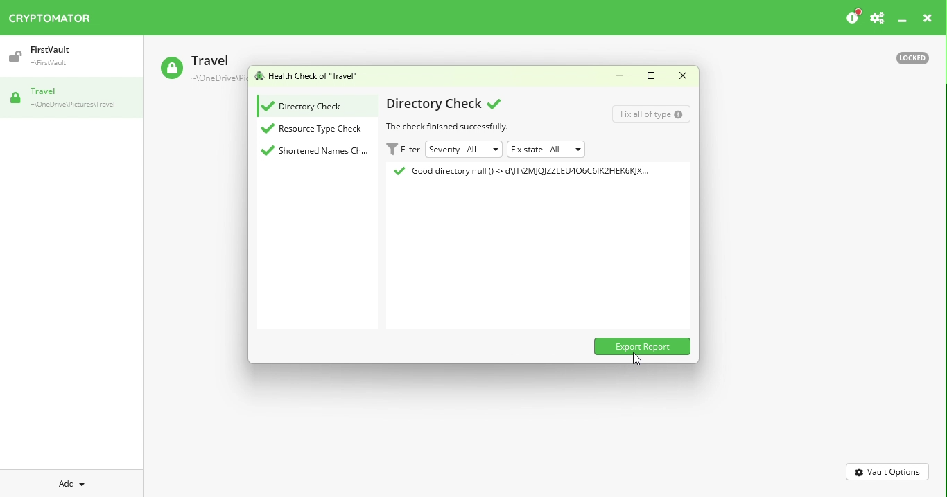 The width and height of the screenshot is (947, 497). What do you see at coordinates (636, 359) in the screenshot?
I see `cursor` at bounding box center [636, 359].